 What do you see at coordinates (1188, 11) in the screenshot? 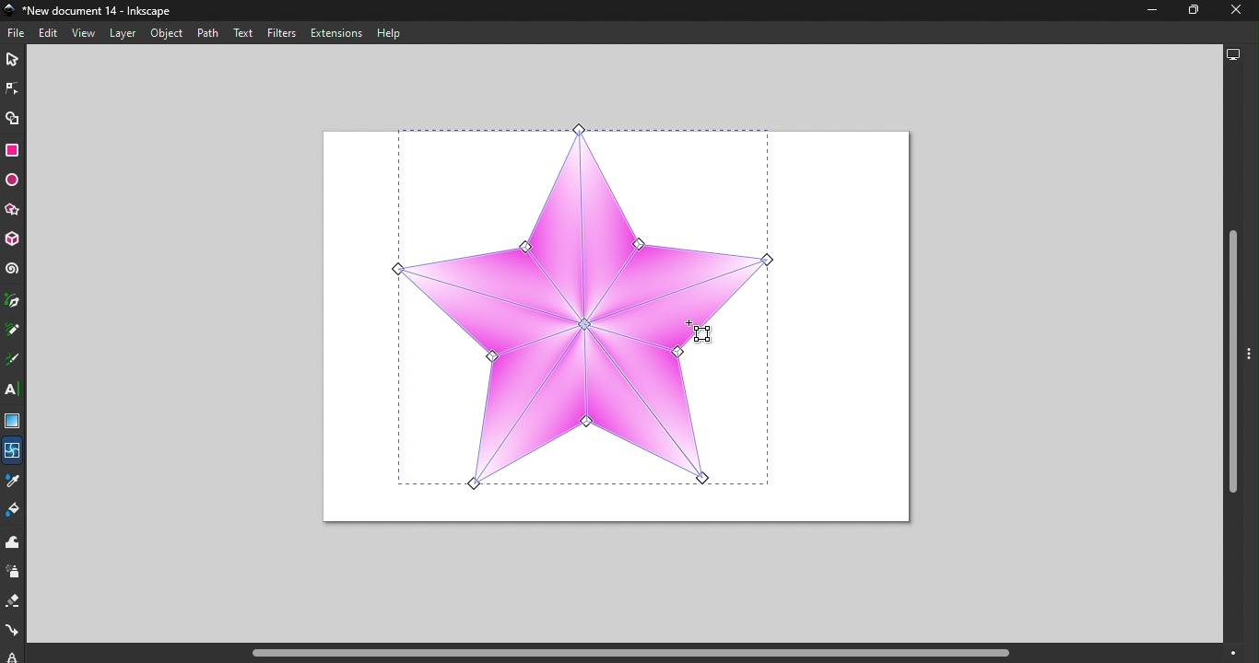
I see `Maximize` at bounding box center [1188, 11].